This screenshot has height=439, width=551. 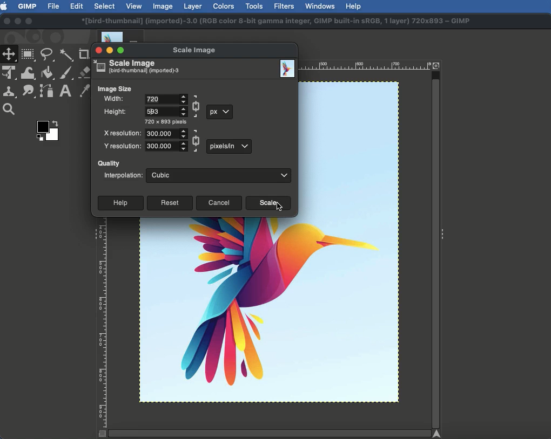 I want to click on Maximize, so click(x=121, y=51).